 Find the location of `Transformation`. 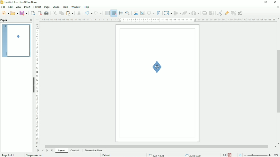

Transformation is located at coordinates (167, 13).